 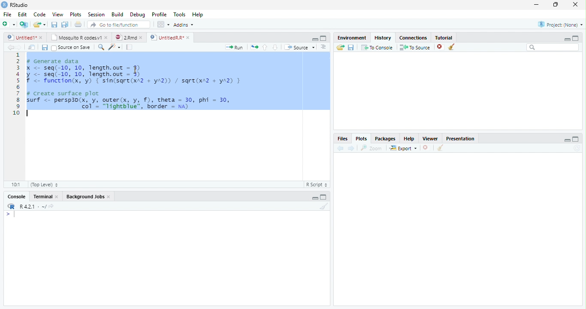 I want to click on Source, so click(x=299, y=47).